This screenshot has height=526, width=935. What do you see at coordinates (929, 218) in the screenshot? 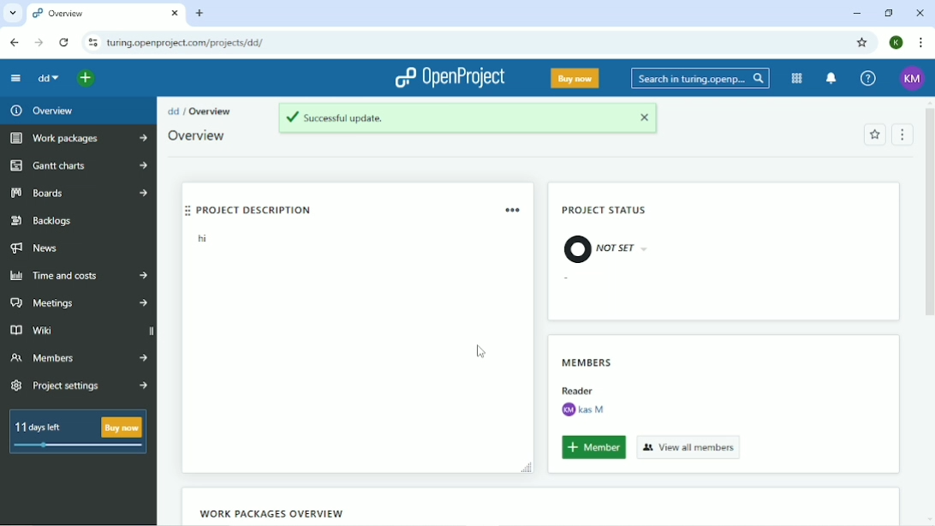
I see `Vertical scrollbar` at bounding box center [929, 218].